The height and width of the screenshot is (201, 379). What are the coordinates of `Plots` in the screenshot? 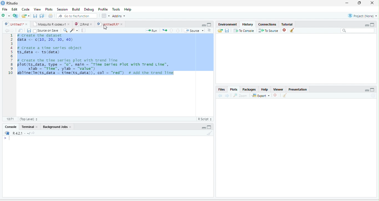 It's located at (233, 89).